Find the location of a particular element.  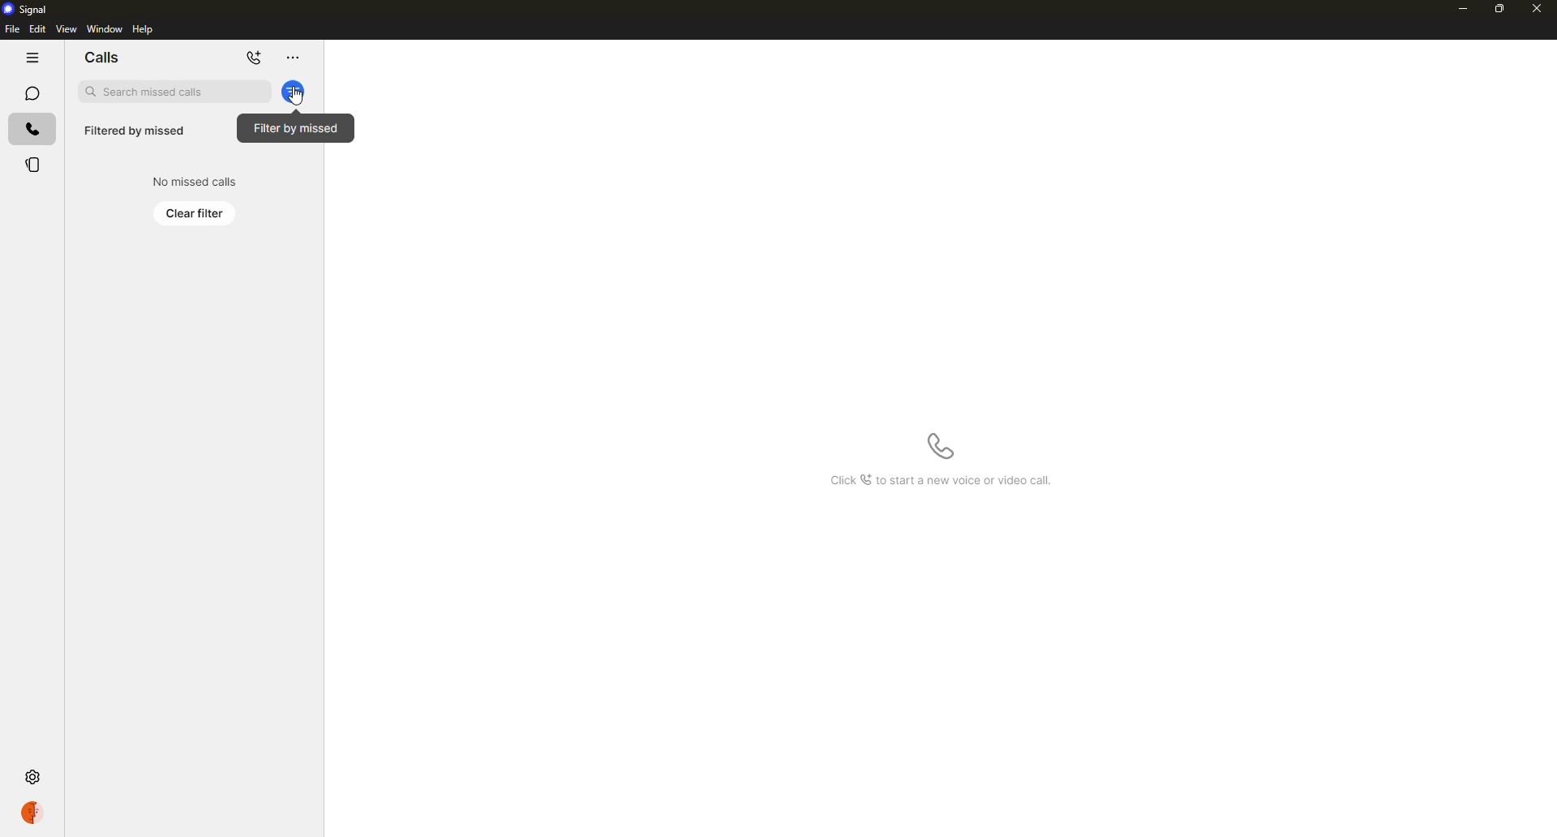

new call is located at coordinates (256, 58).